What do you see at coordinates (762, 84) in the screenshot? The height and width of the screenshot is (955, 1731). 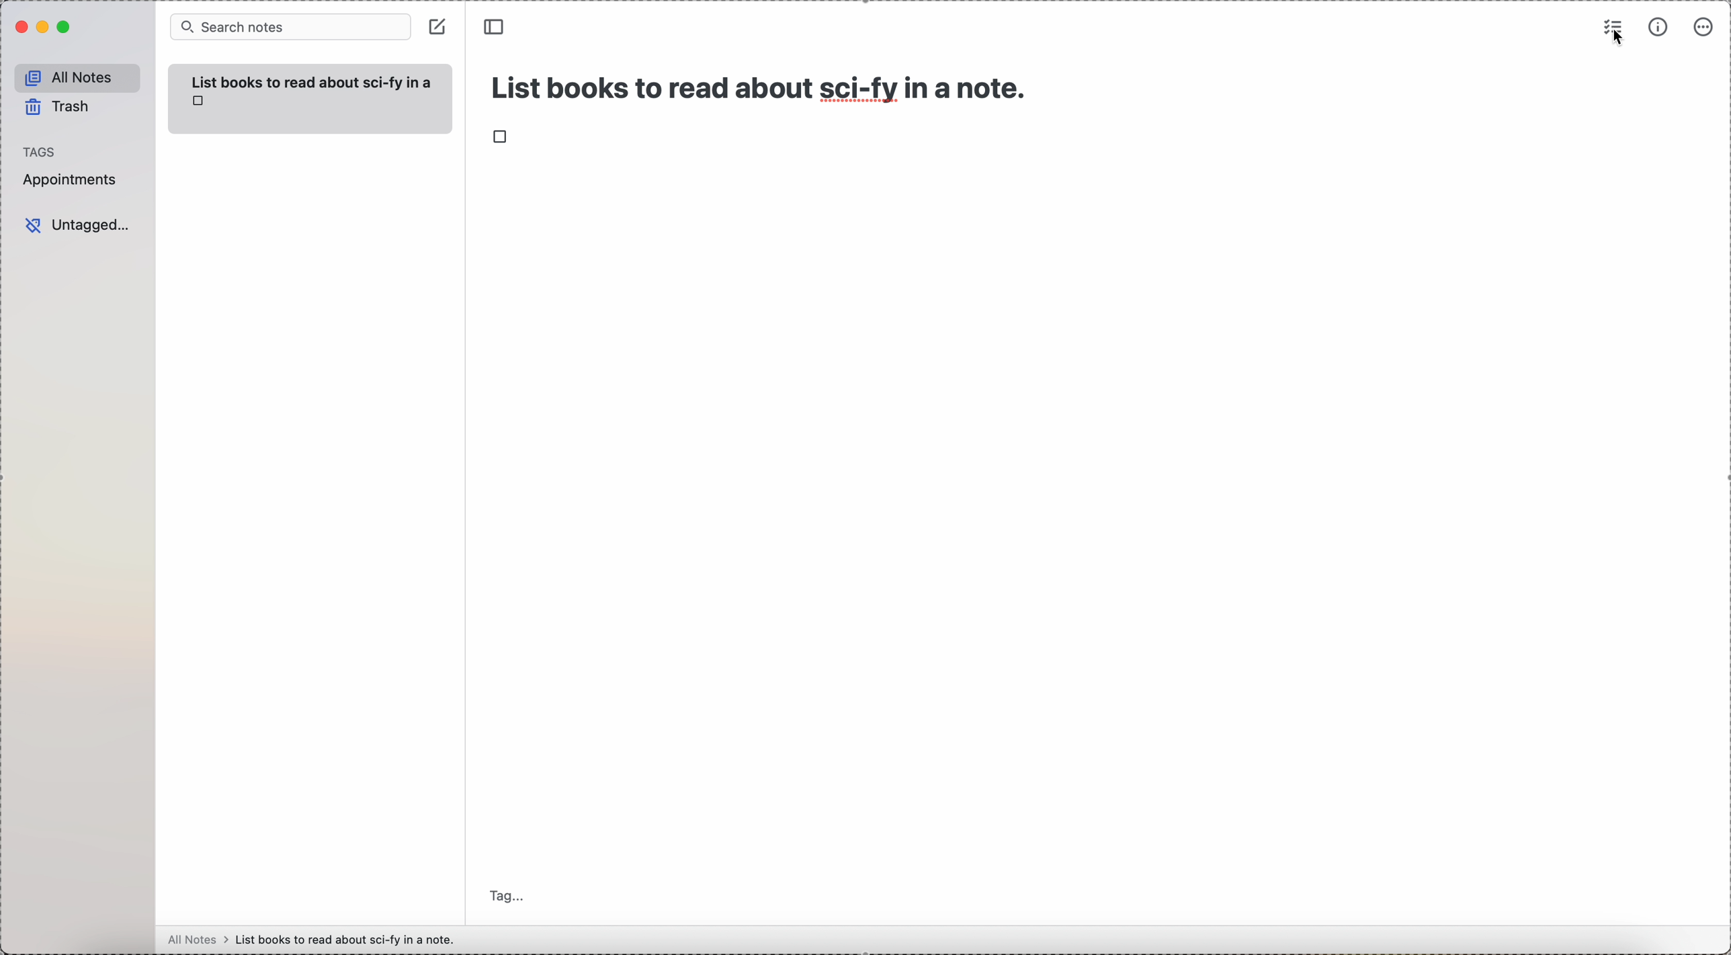 I see `title: List books to read about sci-fy in a note.` at bounding box center [762, 84].